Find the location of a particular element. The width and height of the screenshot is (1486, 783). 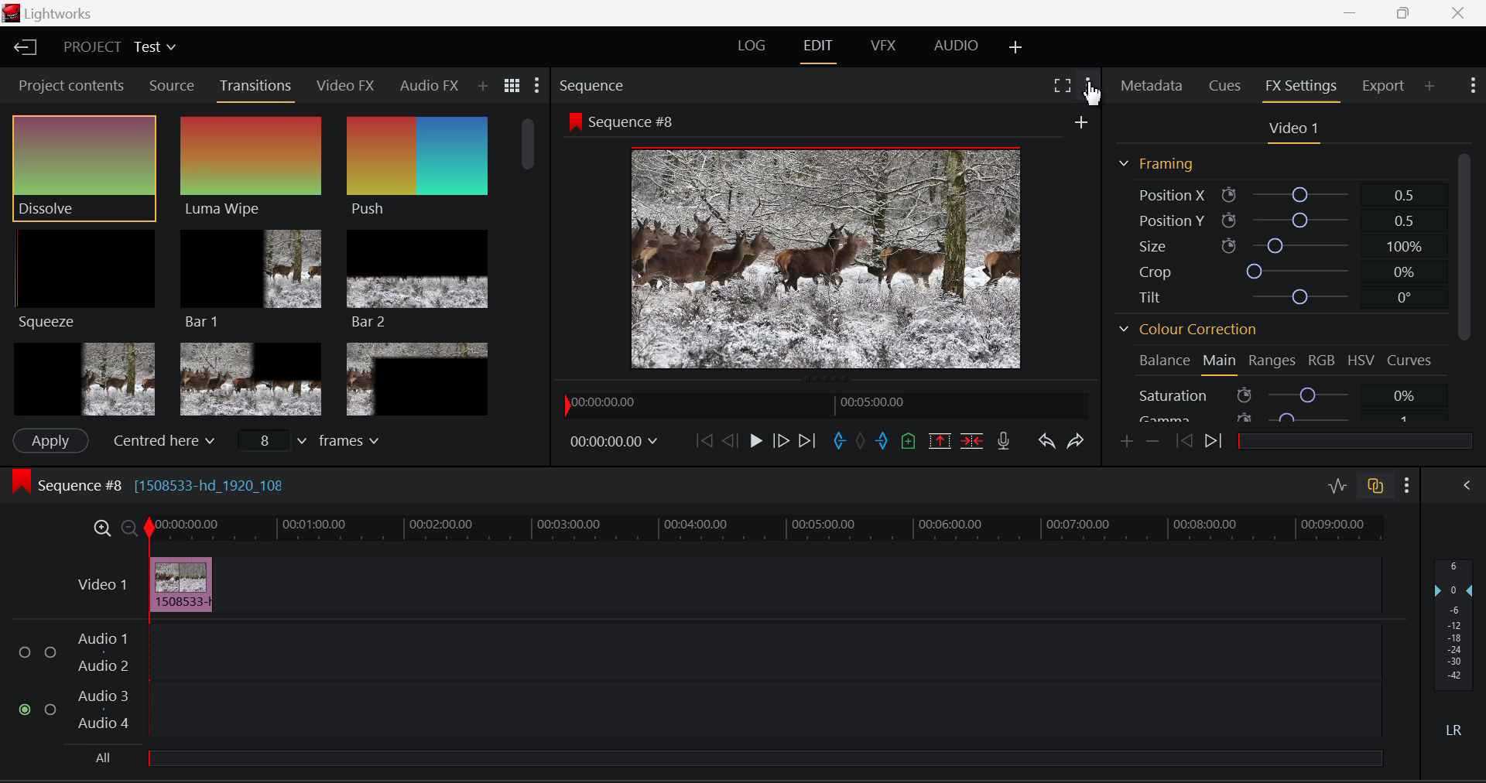

Luma Wipe is located at coordinates (250, 167).